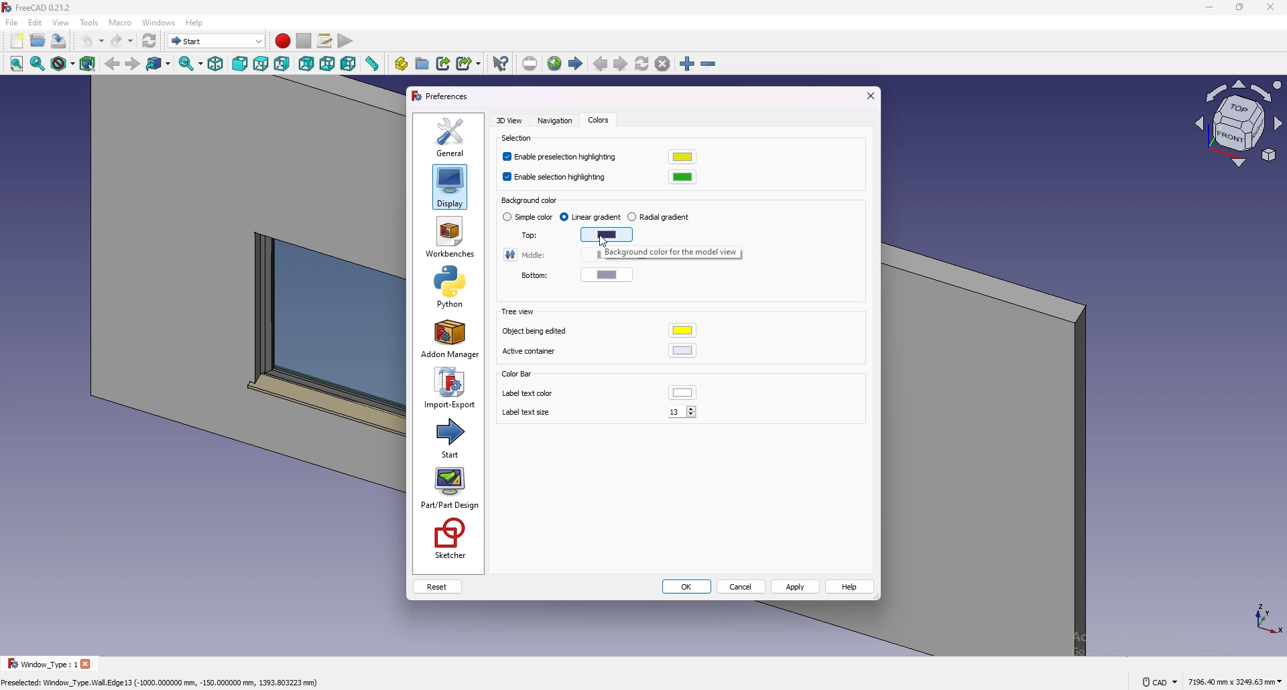  I want to click on tools, so click(89, 22).